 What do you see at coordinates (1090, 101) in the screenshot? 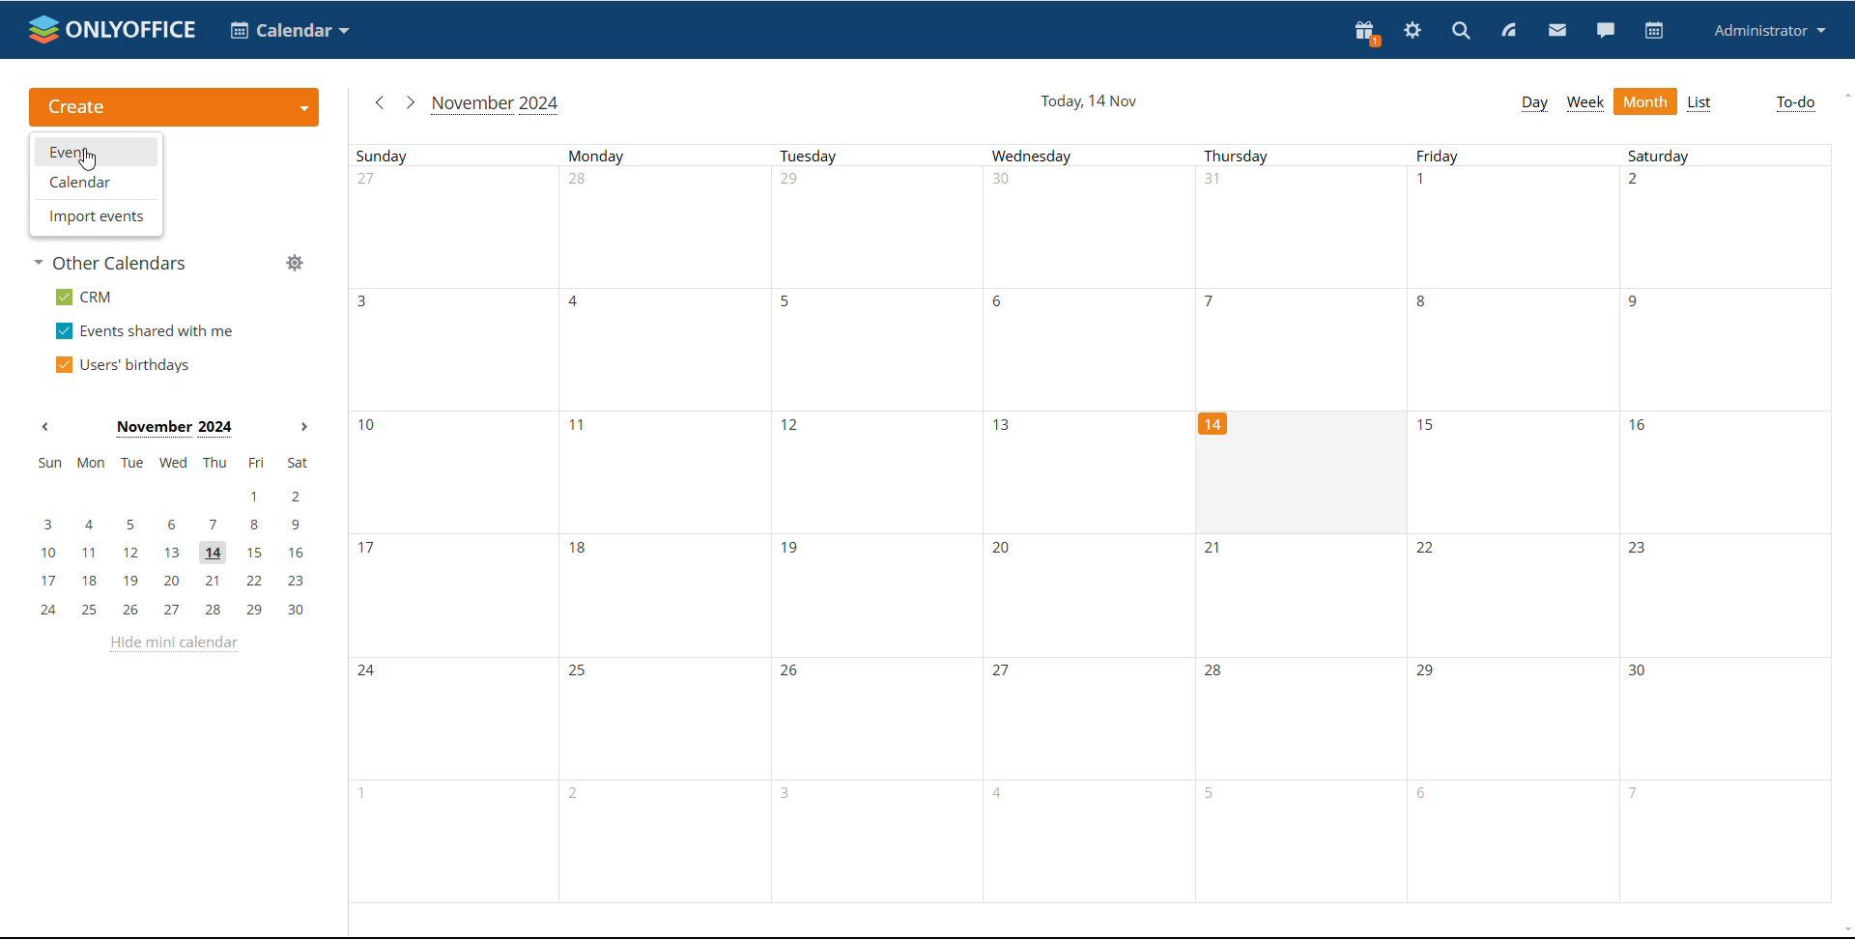
I see `current date` at bounding box center [1090, 101].